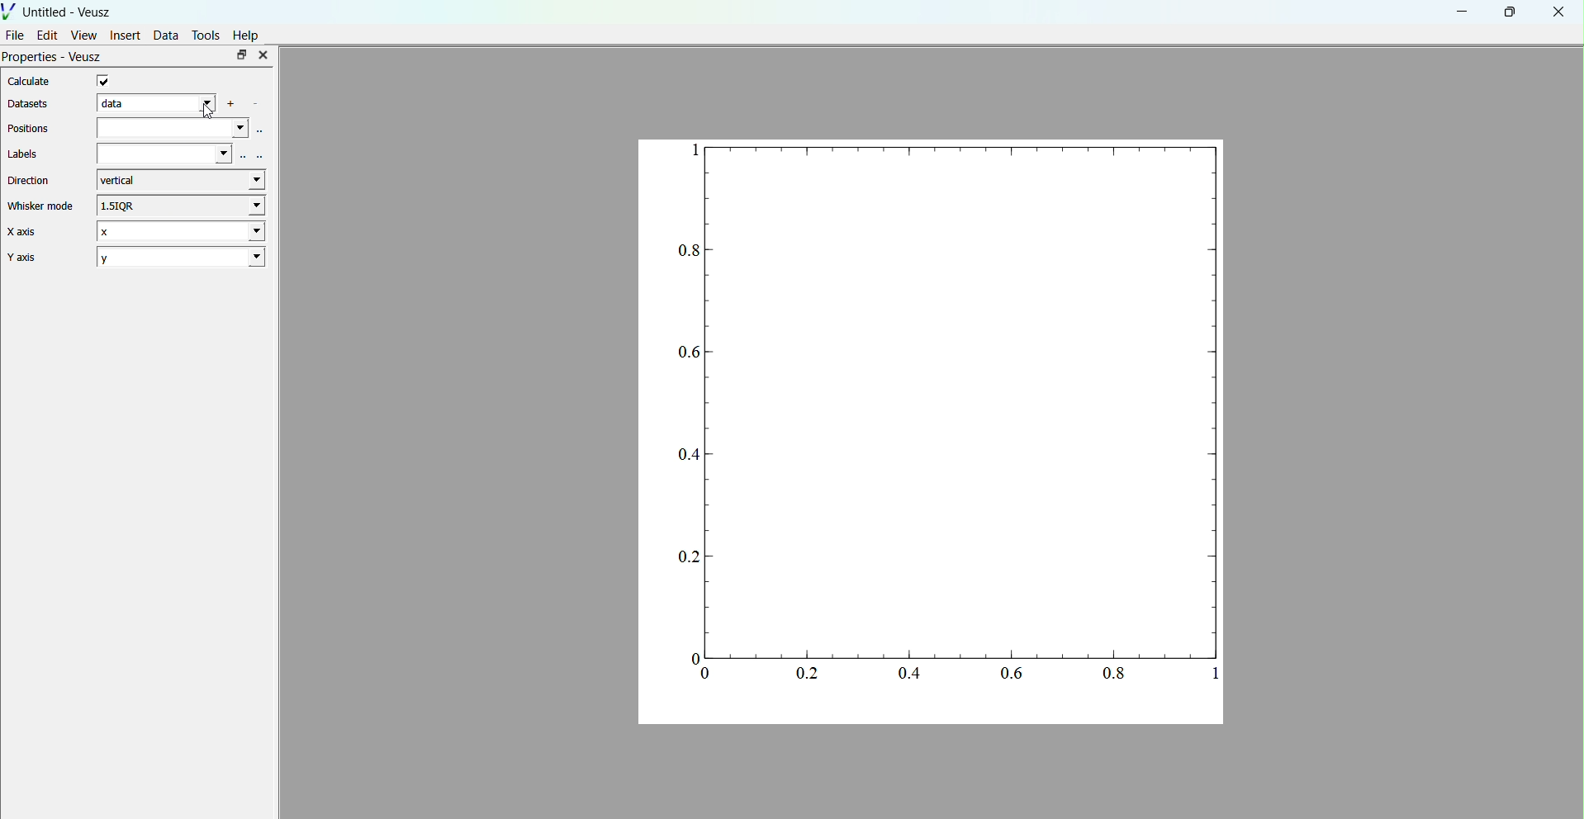  Describe the element at coordinates (183, 130) in the screenshot. I see `positions` at that location.